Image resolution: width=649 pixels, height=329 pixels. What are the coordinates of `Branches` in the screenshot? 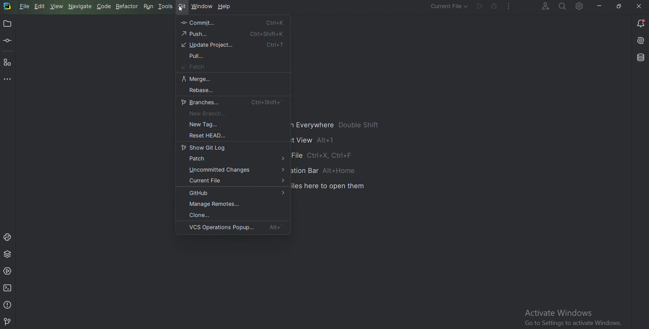 It's located at (232, 103).